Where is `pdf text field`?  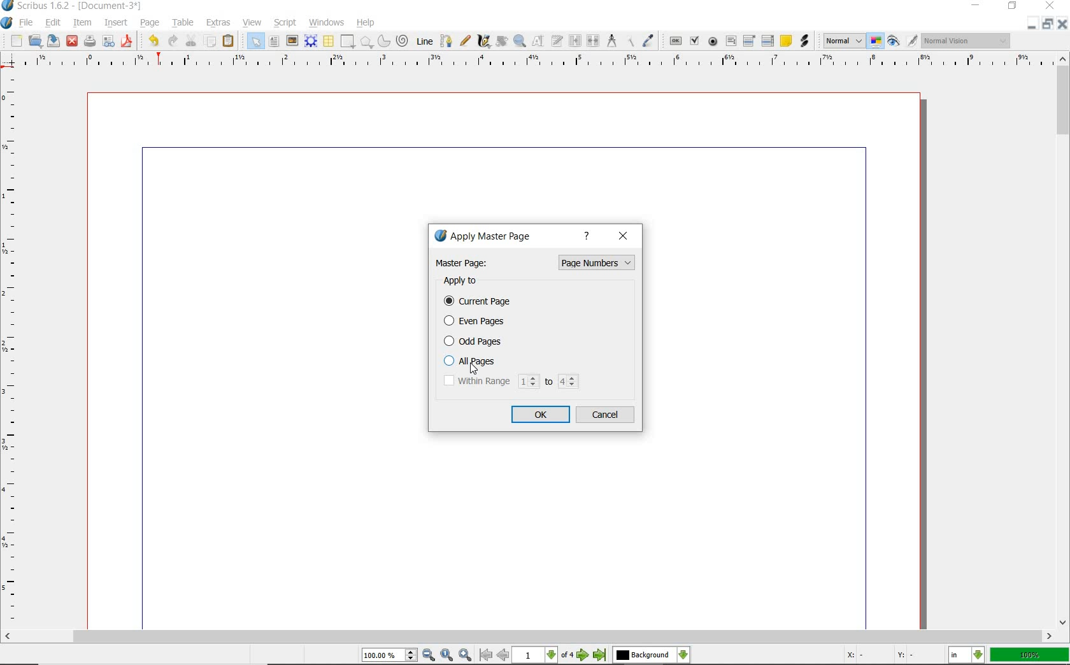 pdf text field is located at coordinates (732, 39).